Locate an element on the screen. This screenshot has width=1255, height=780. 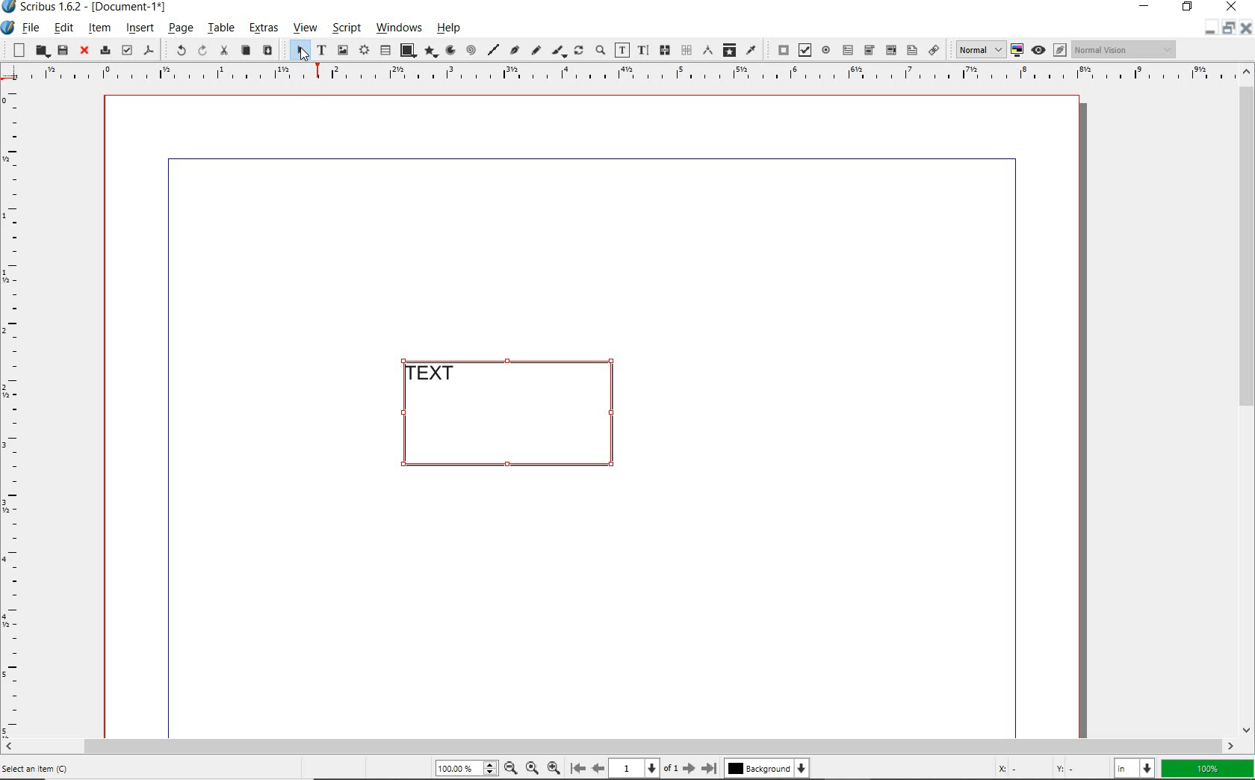
Last Page is located at coordinates (710, 768).